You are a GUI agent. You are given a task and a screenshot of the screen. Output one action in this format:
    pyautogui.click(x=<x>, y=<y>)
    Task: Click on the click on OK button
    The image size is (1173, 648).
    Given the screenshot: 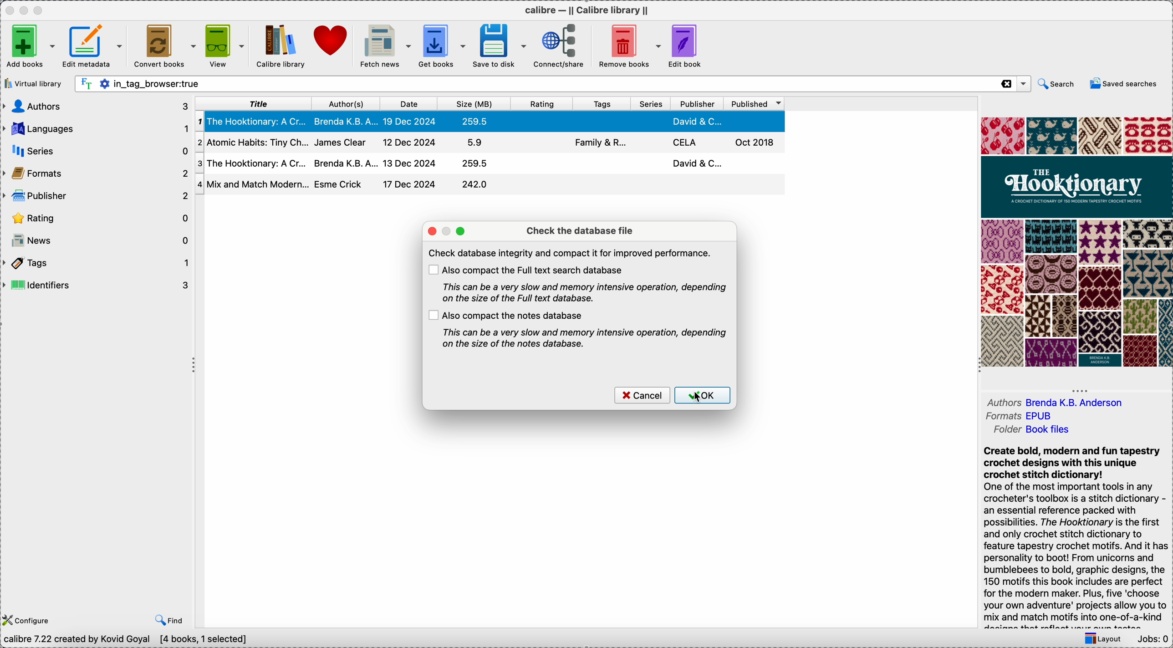 What is the action you would take?
    pyautogui.click(x=706, y=395)
    